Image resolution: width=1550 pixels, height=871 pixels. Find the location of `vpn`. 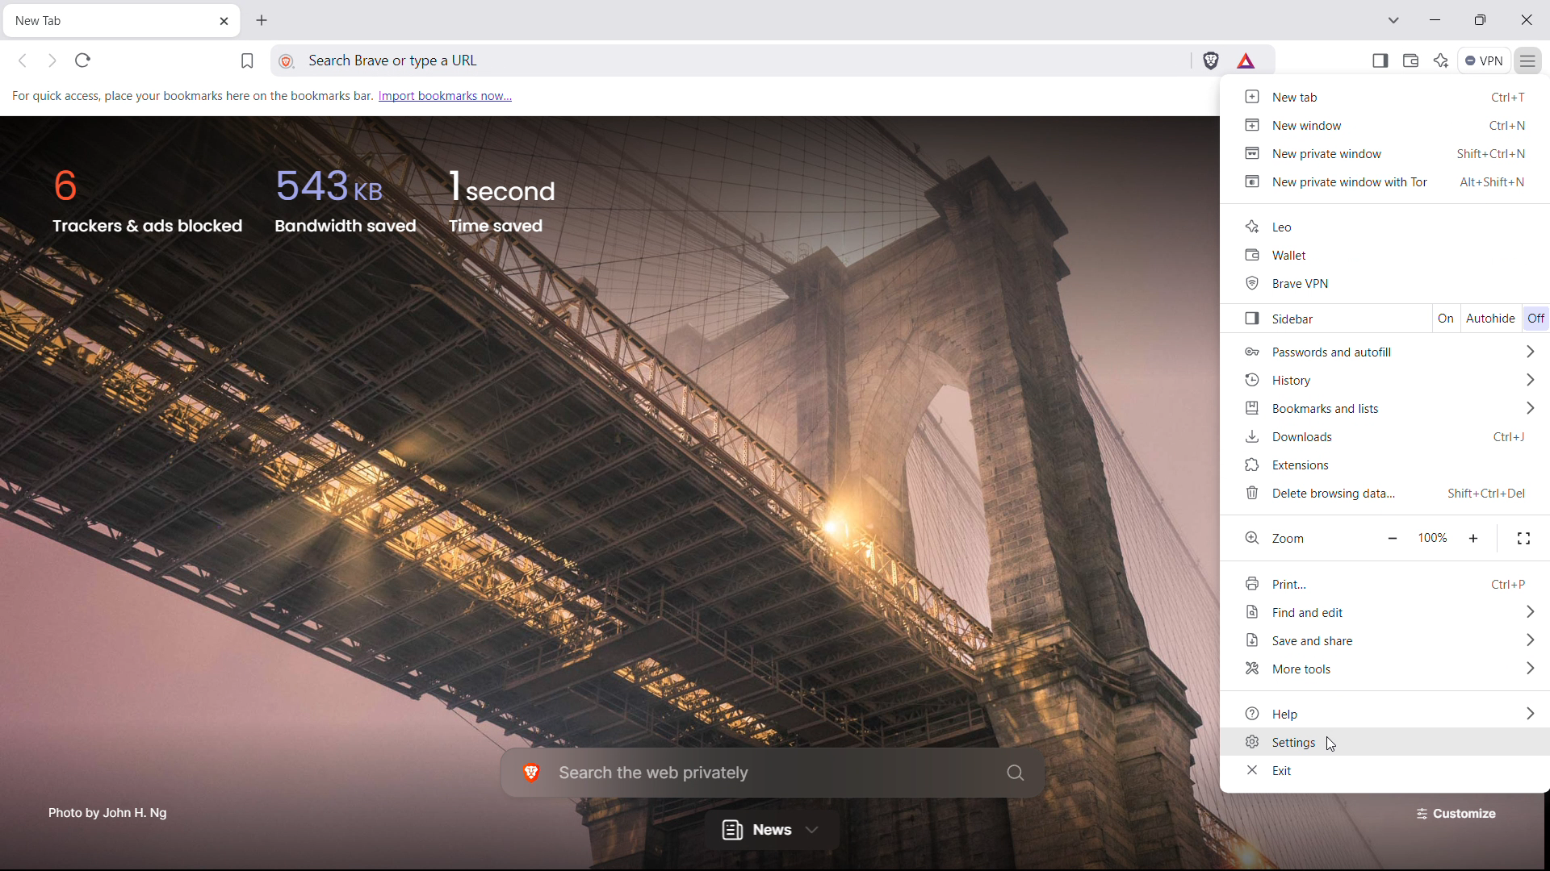

vpn is located at coordinates (1484, 61).